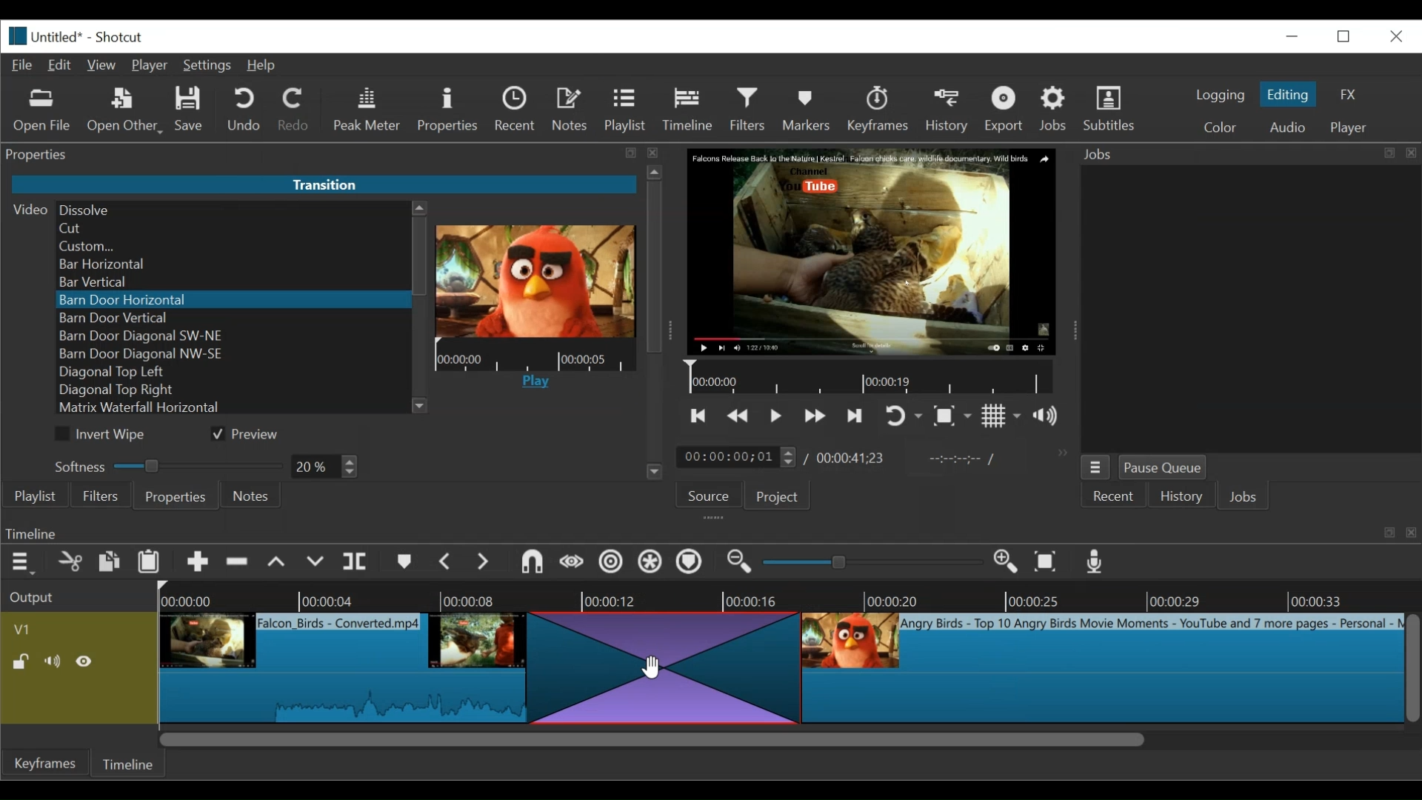 The image size is (1422, 800). What do you see at coordinates (233, 409) in the screenshot?
I see `Matrix Waterfall` at bounding box center [233, 409].